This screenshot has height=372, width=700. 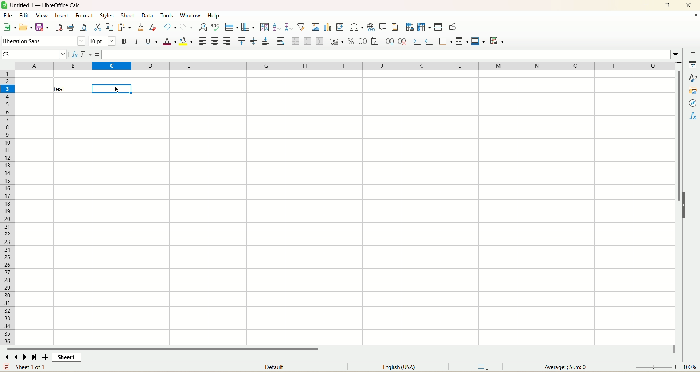 I want to click on insert comment, so click(x=383, y=27).